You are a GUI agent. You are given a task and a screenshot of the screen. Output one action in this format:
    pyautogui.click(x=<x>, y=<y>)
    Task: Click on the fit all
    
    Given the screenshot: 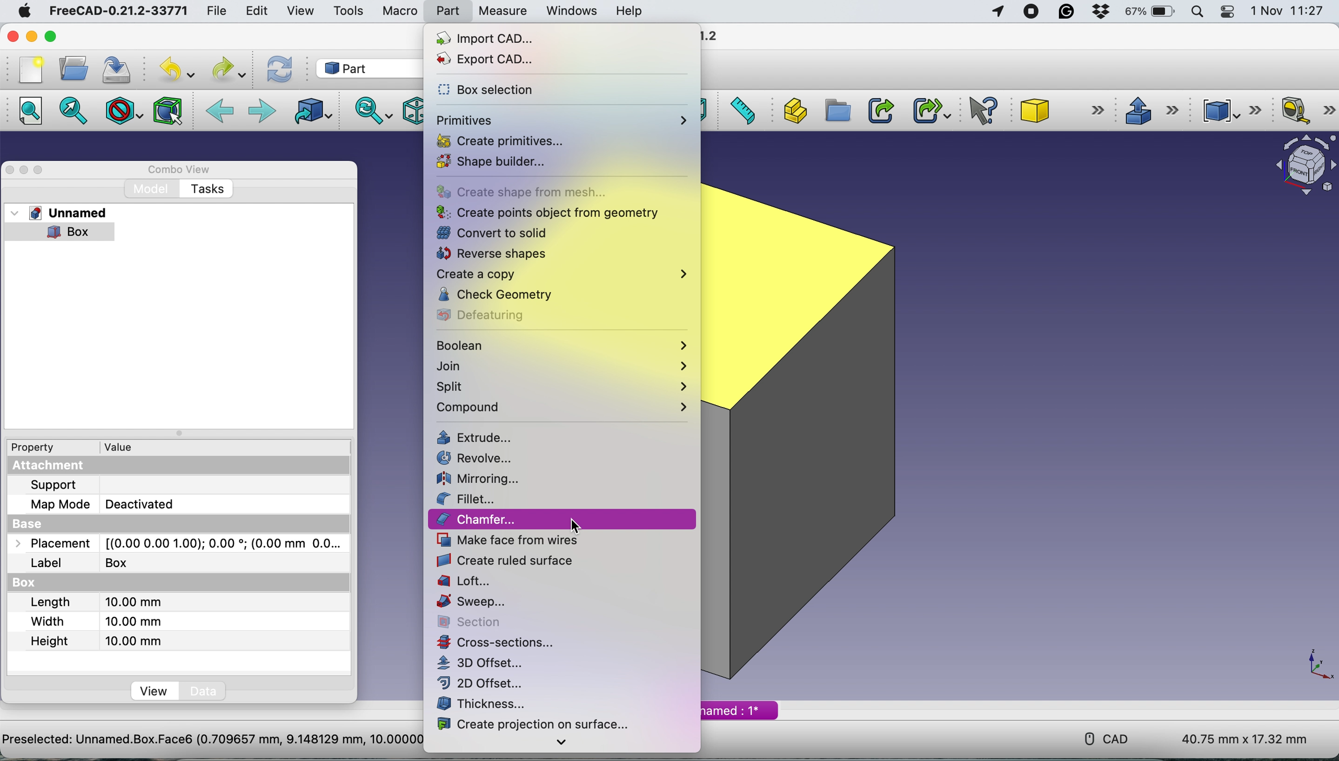 What is the action you would take?
    pyautogui.click(x=33, y=110)
    